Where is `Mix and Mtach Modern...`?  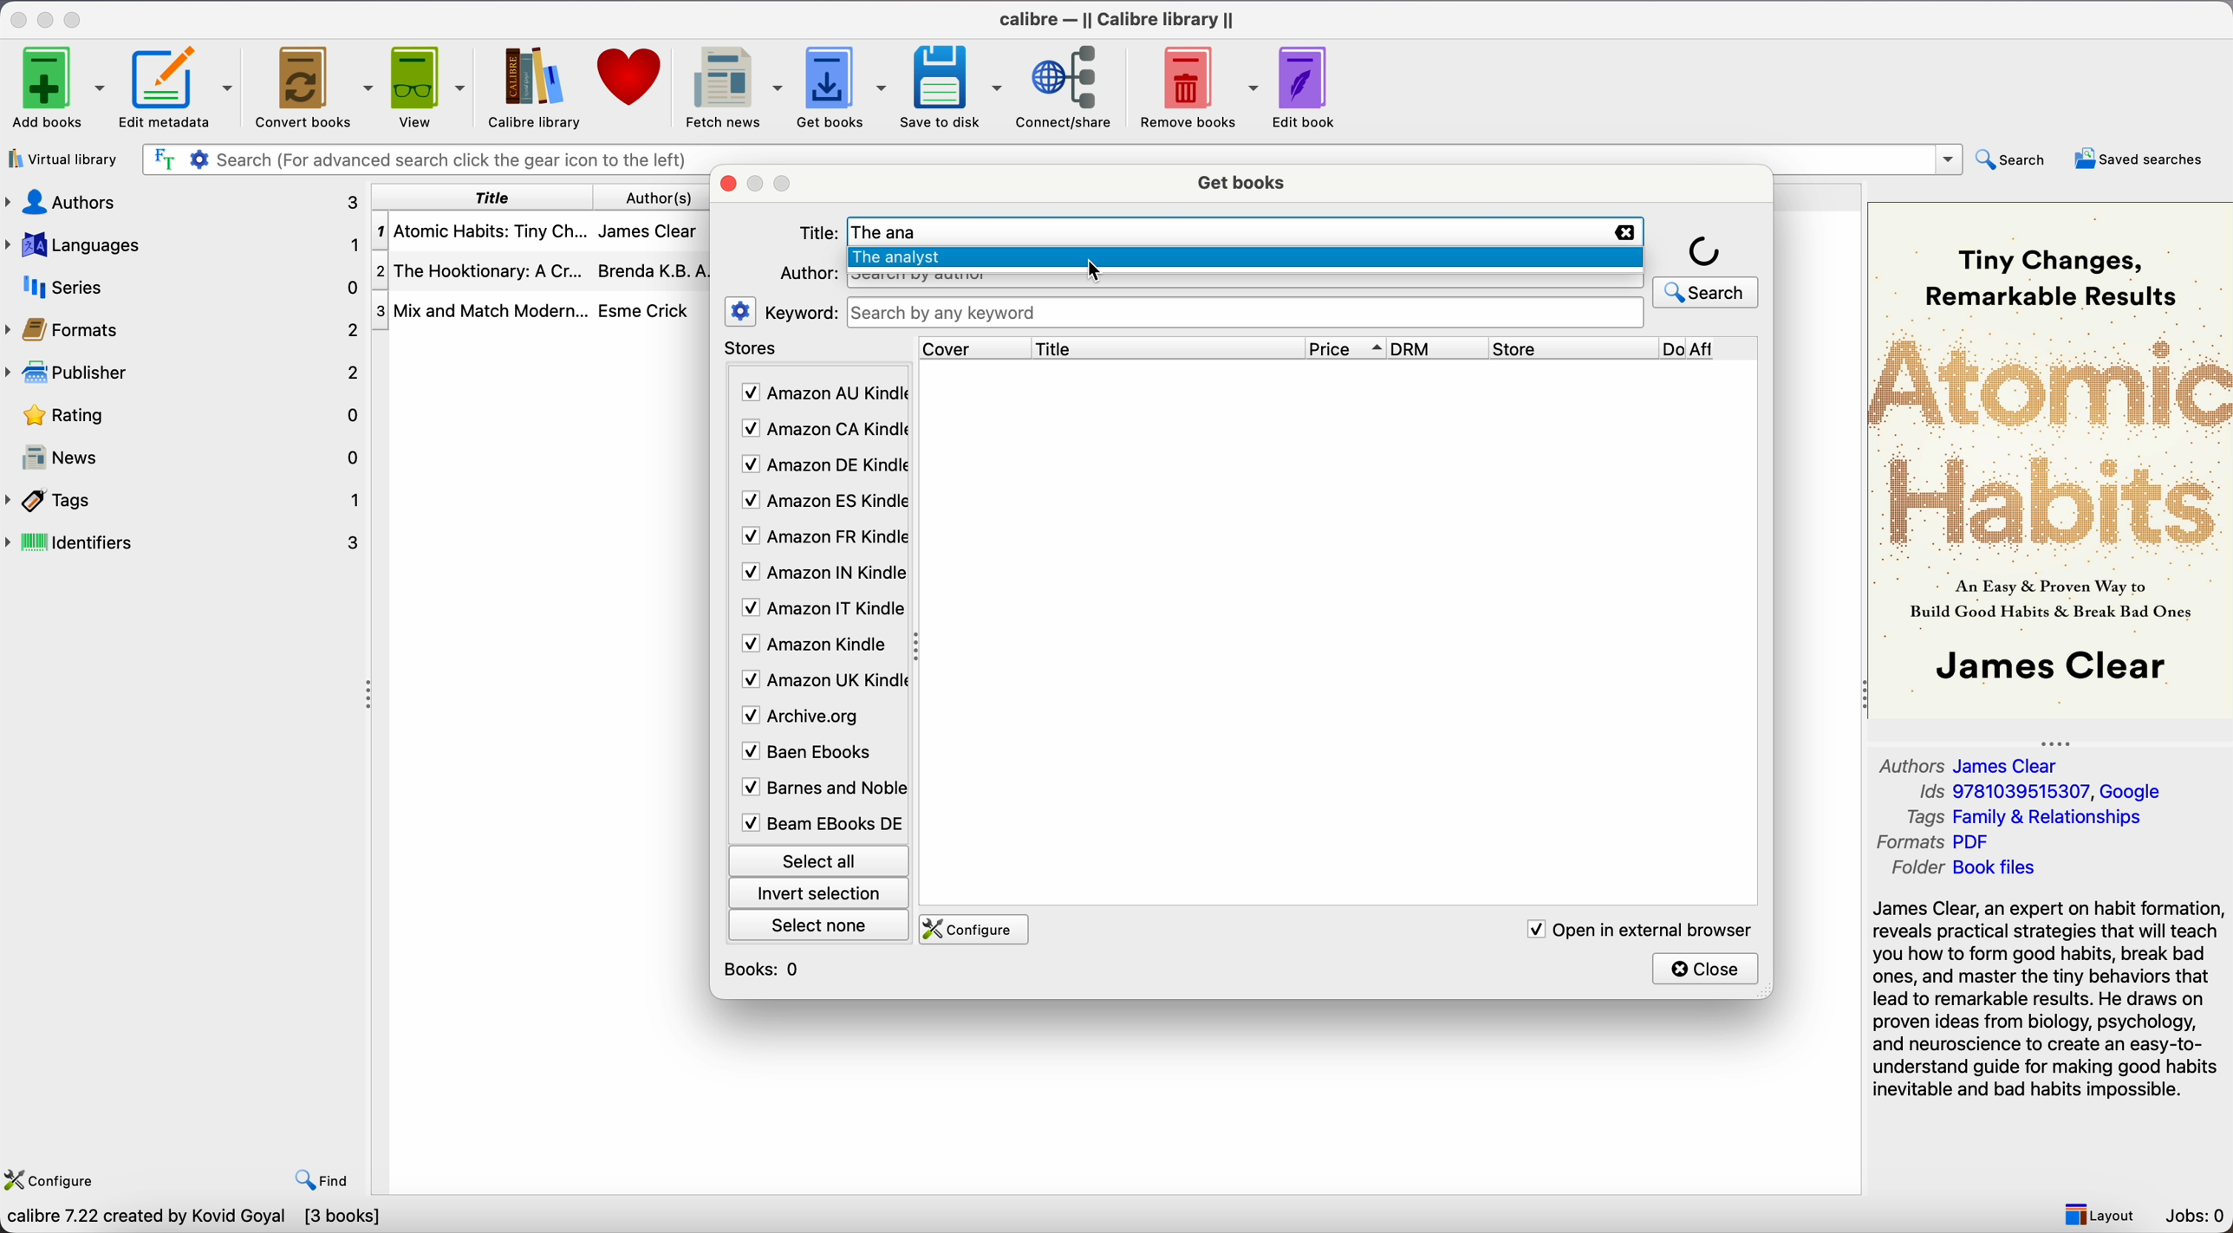
Mix and Mtach Modern... is located at coordinates (478, 310).